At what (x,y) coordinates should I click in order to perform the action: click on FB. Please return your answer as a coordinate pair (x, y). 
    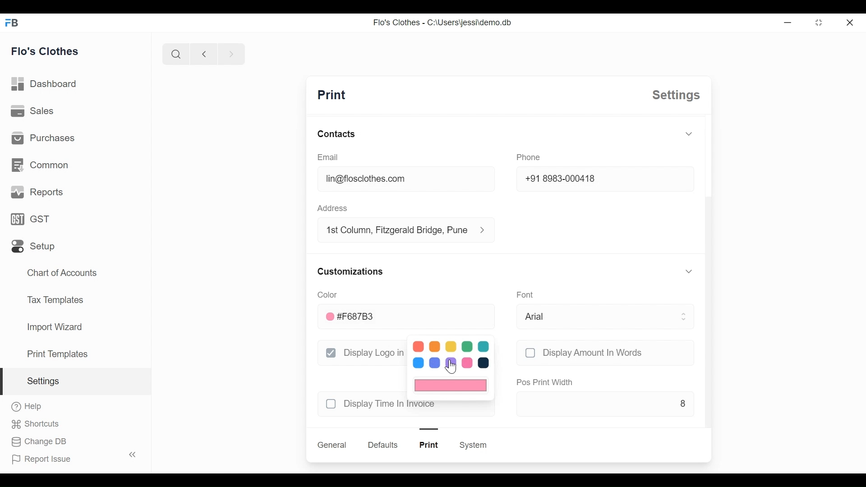
    Looking at the image, I should click on (13, 22).